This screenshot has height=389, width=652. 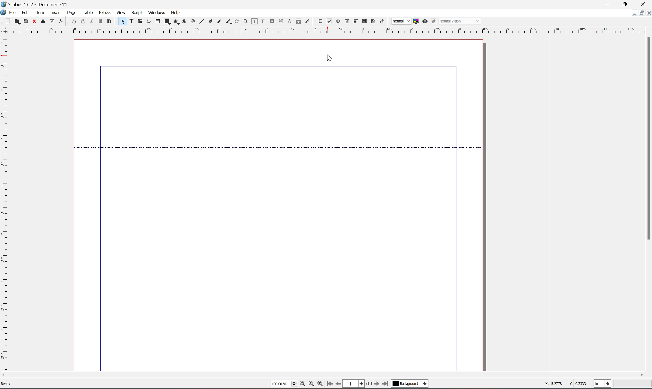 What do you see at coordinates (110, 21) in the screenshot?
I see `paste` at bounding box center [110, 21].